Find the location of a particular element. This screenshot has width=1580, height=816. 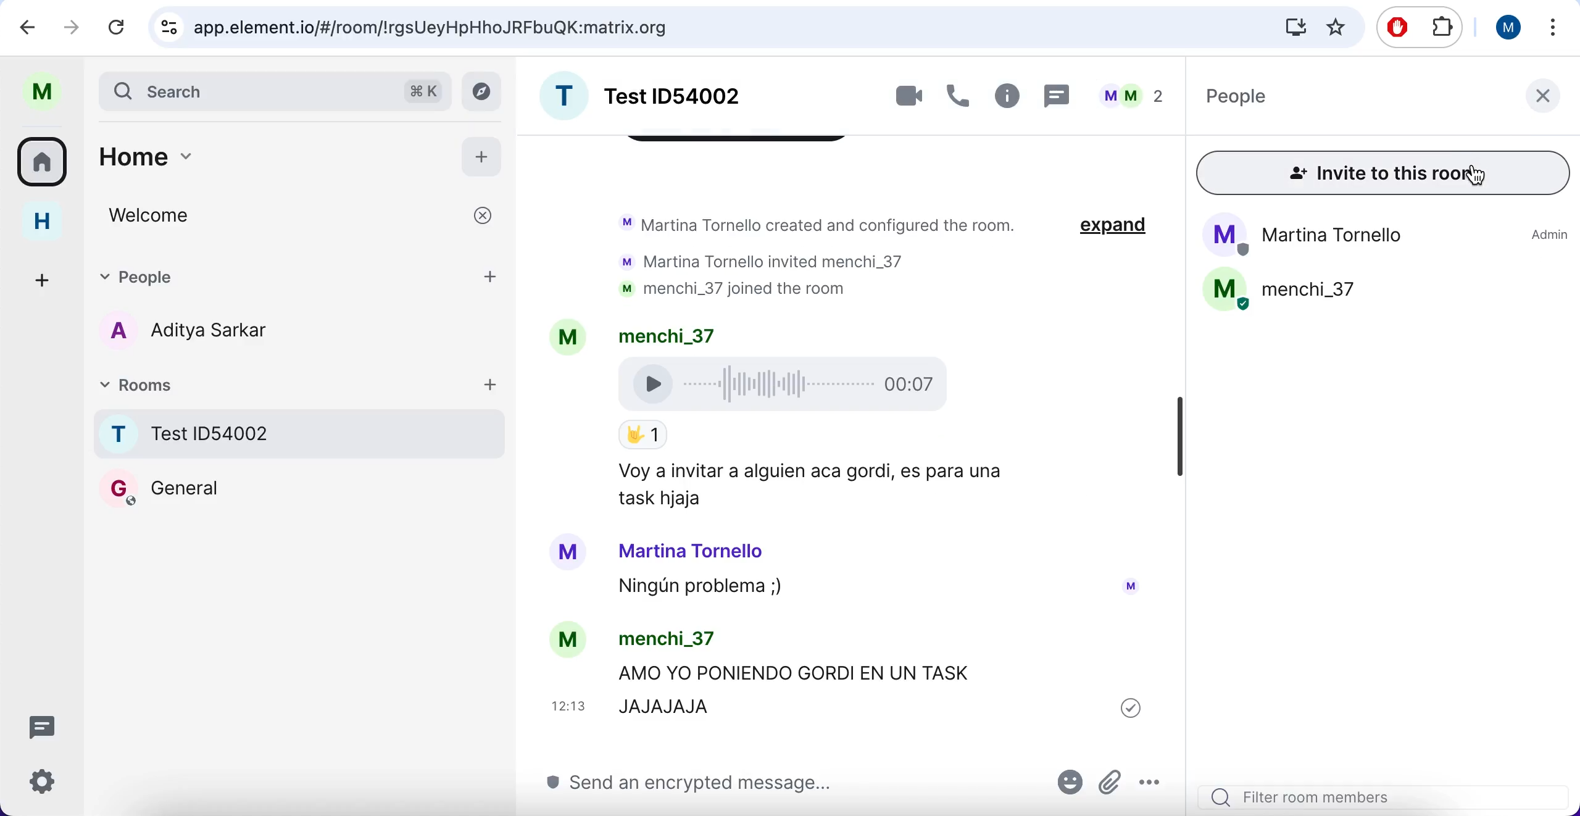

menchi_37 is located at coordinates (676, 639).